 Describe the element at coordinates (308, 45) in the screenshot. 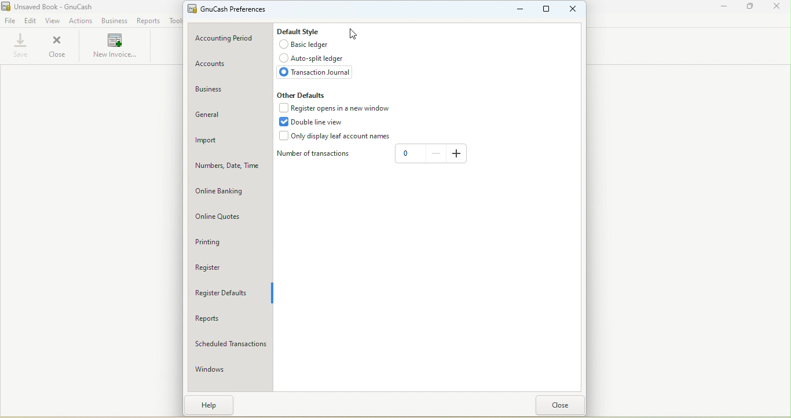

I see `Basic ledger` at that location.